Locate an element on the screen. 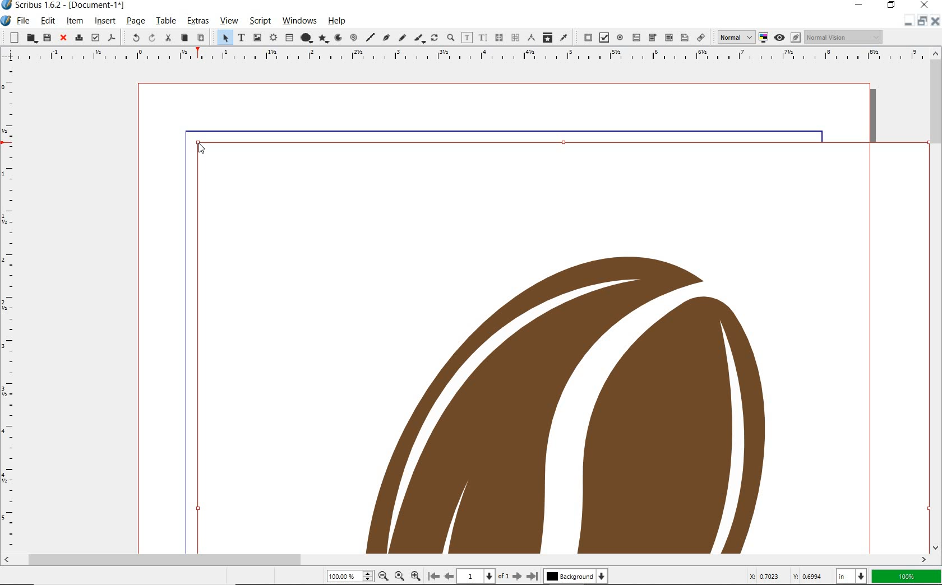  pdf combo box is located at coordinates (652, 38).